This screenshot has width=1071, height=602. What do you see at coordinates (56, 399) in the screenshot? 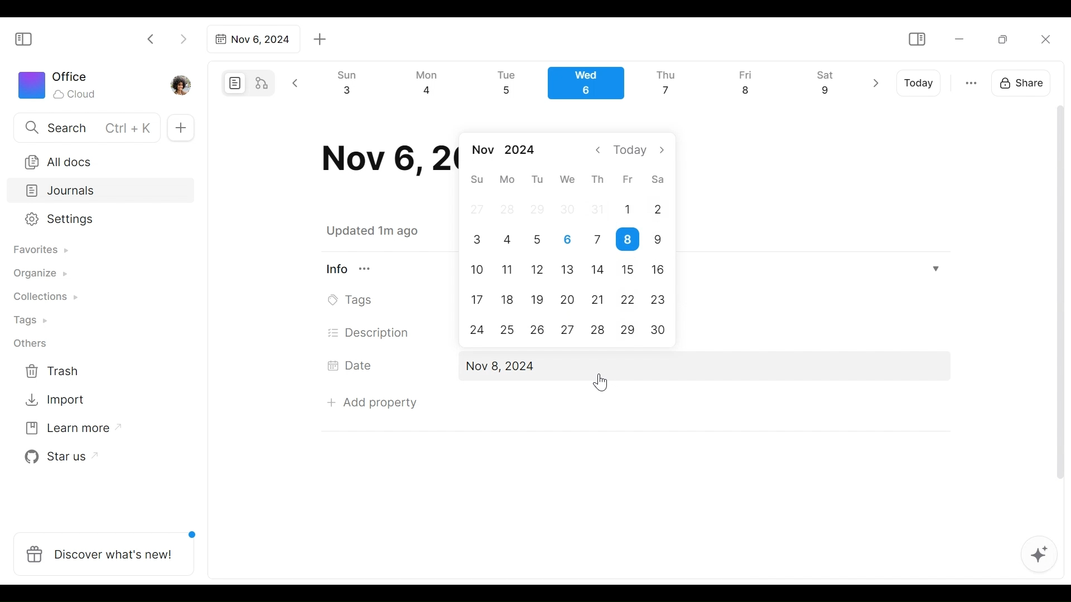
I see `Import` at bounding box center [56, 399].